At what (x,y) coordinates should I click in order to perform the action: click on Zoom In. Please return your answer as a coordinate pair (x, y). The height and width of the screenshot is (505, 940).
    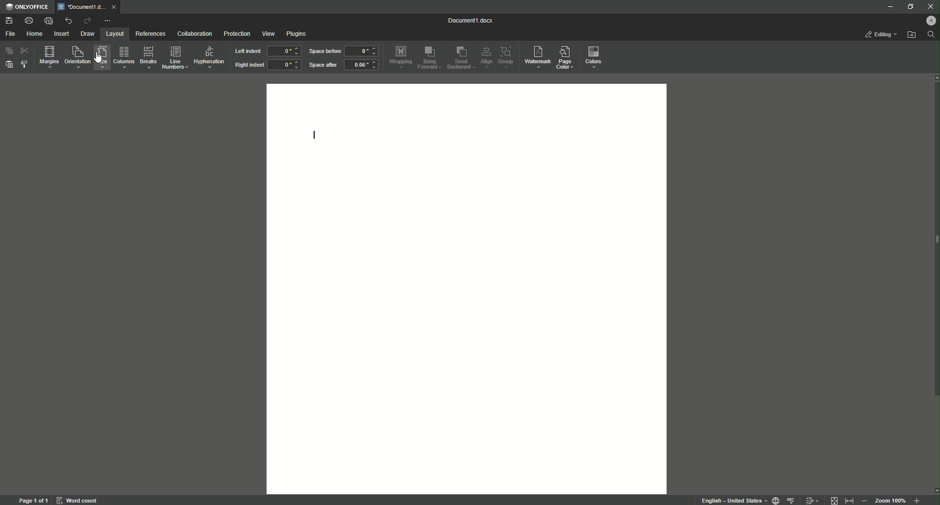
    Looking at the image, I should click on (916, 500).